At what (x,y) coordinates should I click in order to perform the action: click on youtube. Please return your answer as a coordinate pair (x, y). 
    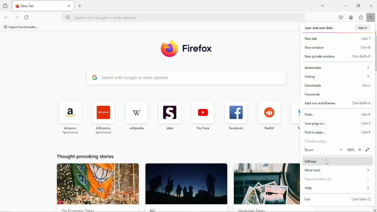
    Looking at the image, I should click on (203, 110).